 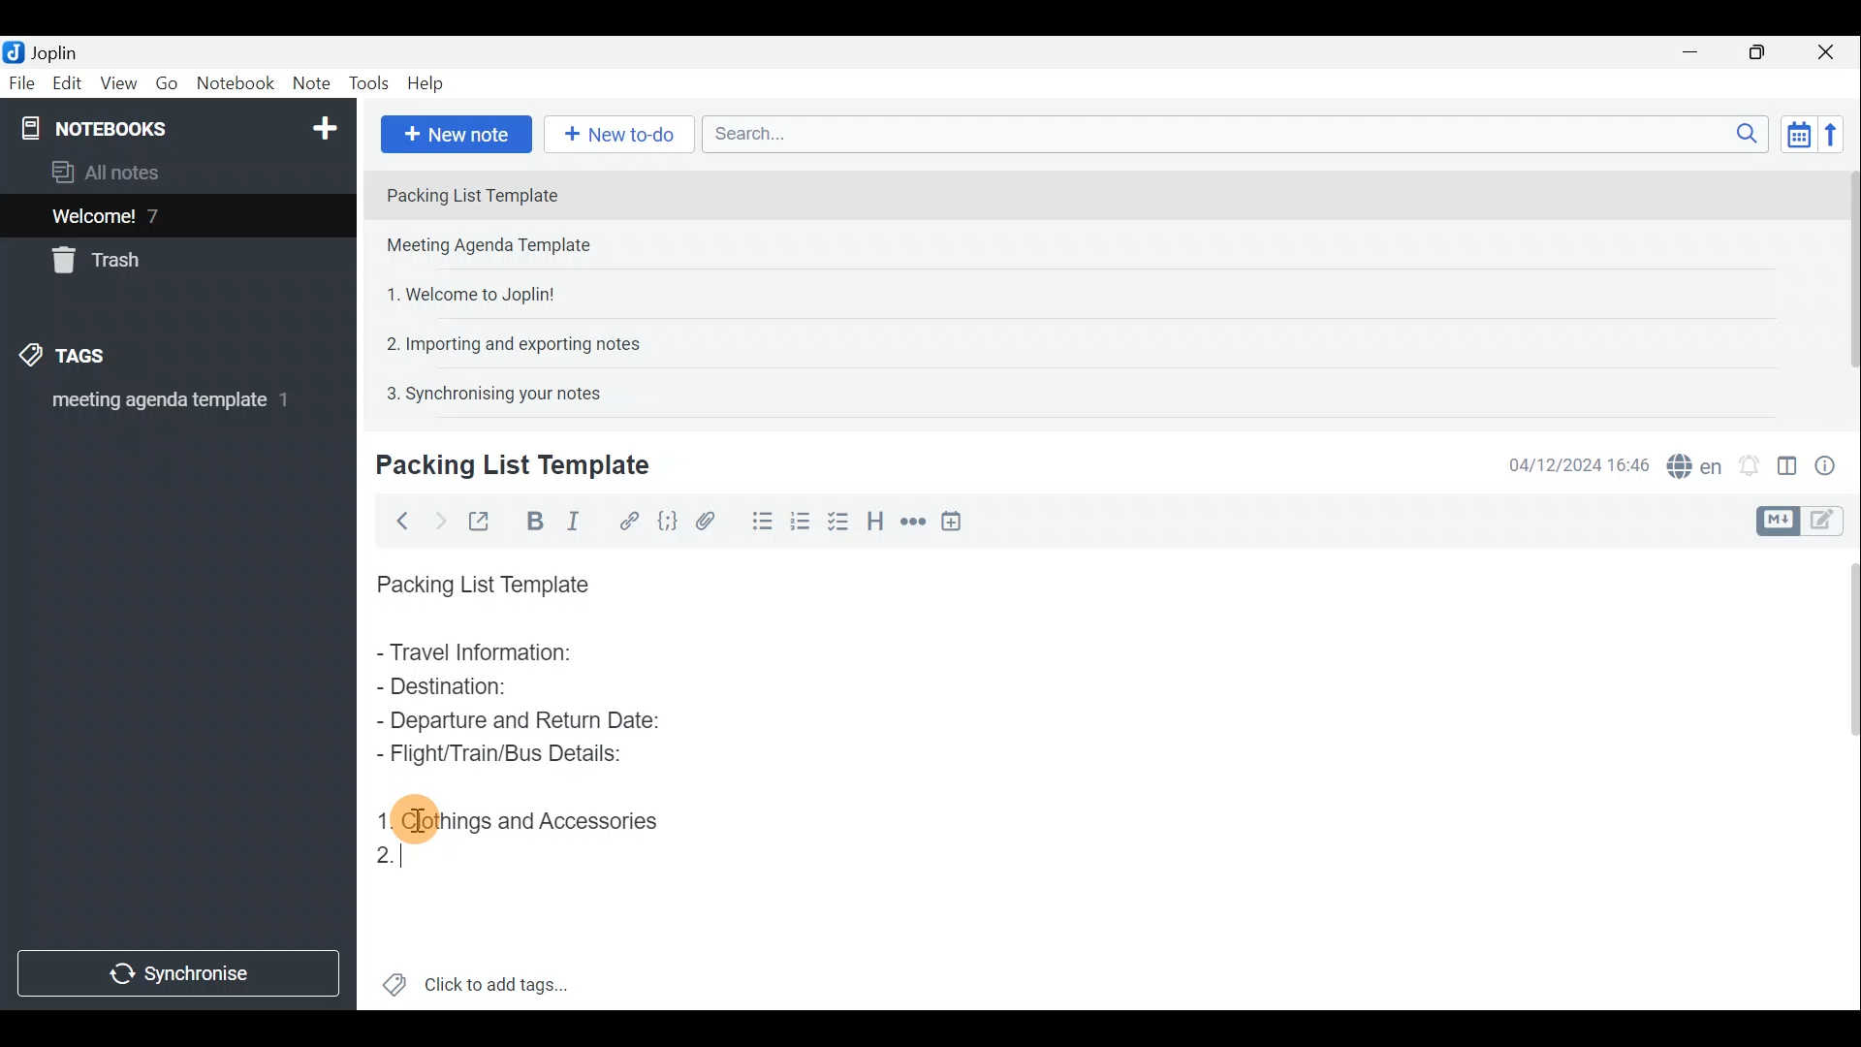 I want to click on New note, so click(x=455, y=132).